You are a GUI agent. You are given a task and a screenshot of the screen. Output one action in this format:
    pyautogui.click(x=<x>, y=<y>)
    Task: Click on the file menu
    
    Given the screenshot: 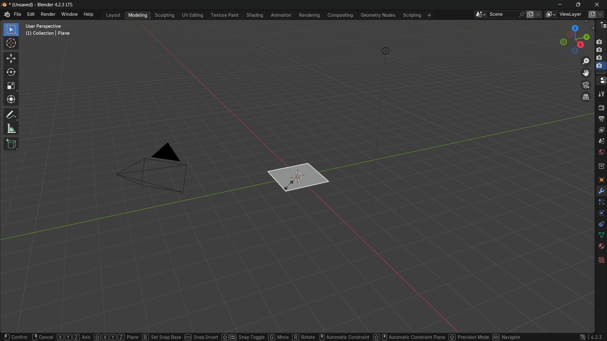 What is the action you would take?
    pyautogui.click(x=18, y=15)
    